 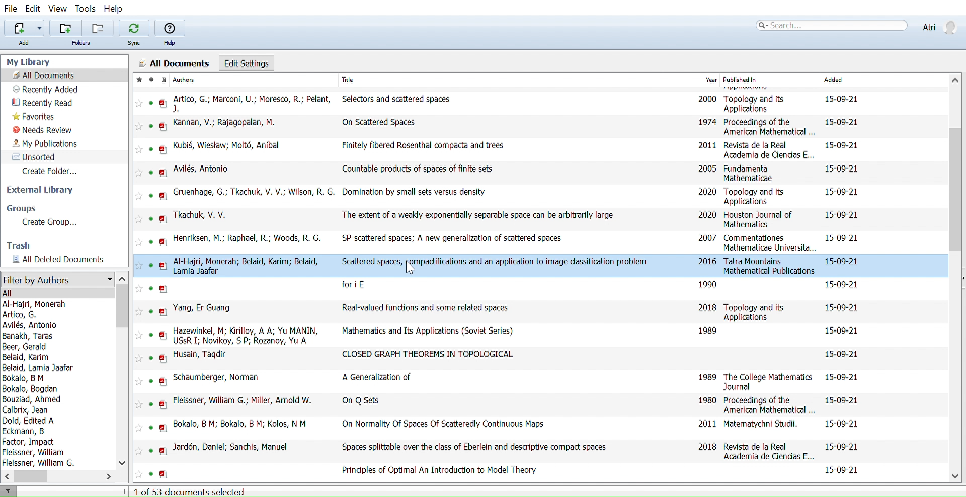 What do you see at coordinates (40, 28) in the screenshot?
I see `options for adding files` at bounding box center [40, 28].